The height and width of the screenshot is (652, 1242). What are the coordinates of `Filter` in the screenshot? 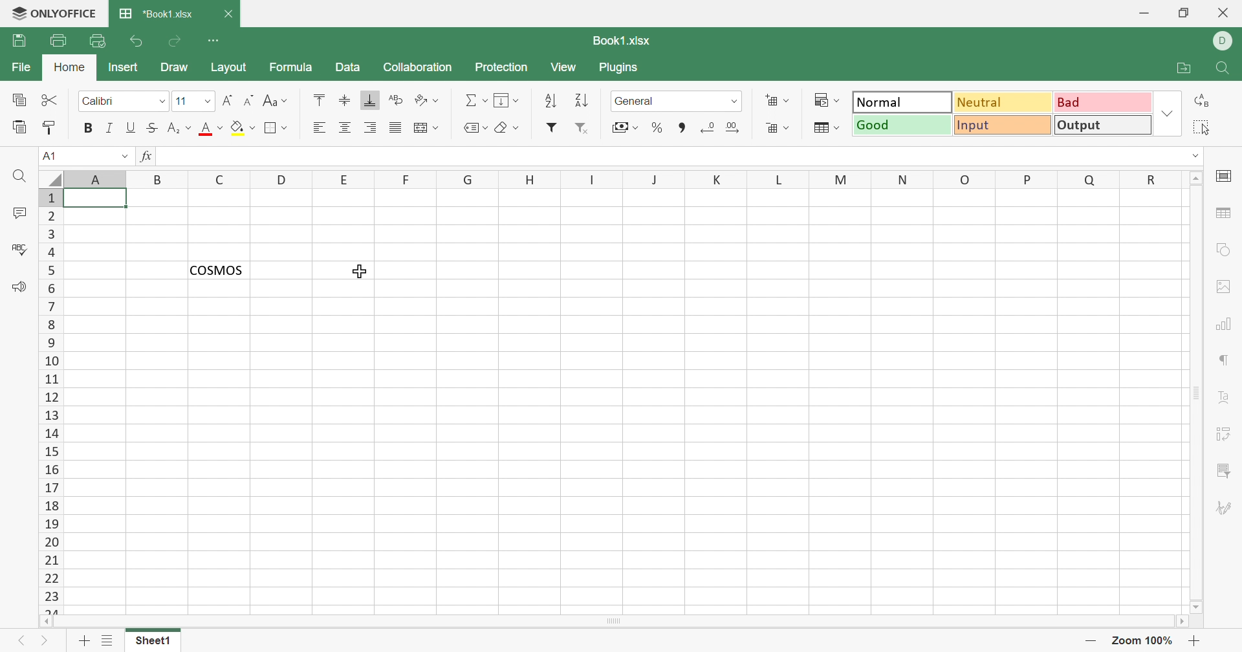 It's located at (551, 127).